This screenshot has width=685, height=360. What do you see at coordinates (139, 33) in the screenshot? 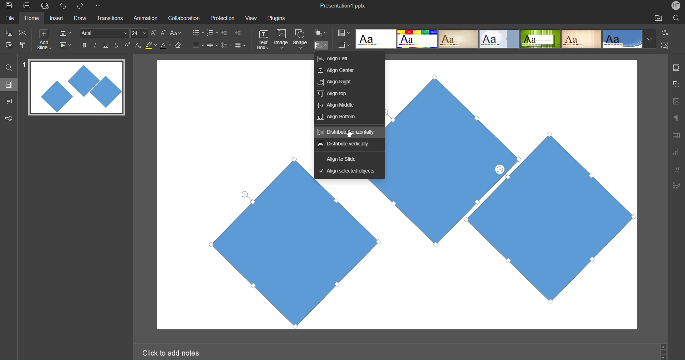
I see `Font Size` at bounding box center [139, 33].